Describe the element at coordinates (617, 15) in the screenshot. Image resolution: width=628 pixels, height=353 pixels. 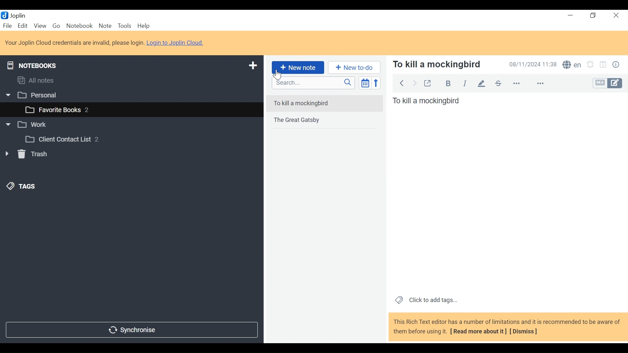
I see `Close` at that location.